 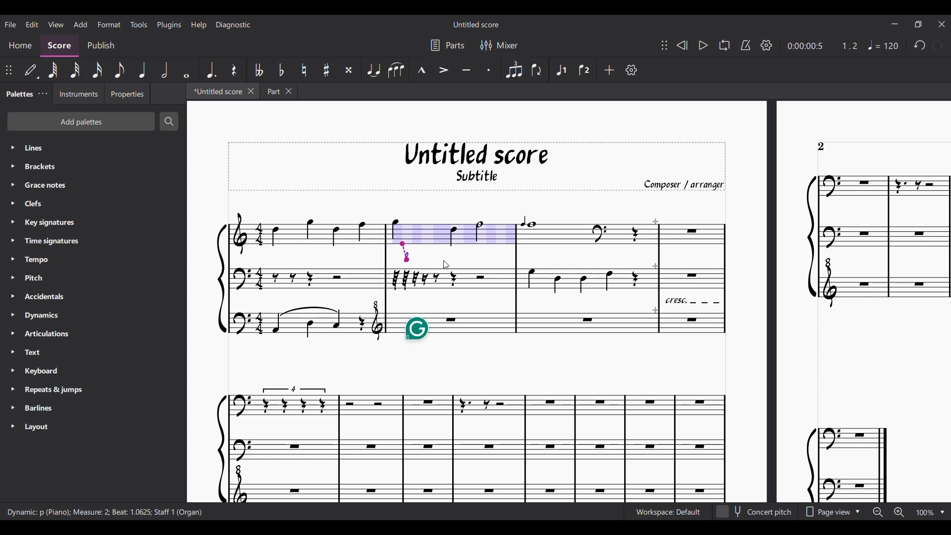 I want to click on 32nd note, so click(x=75, y=70).